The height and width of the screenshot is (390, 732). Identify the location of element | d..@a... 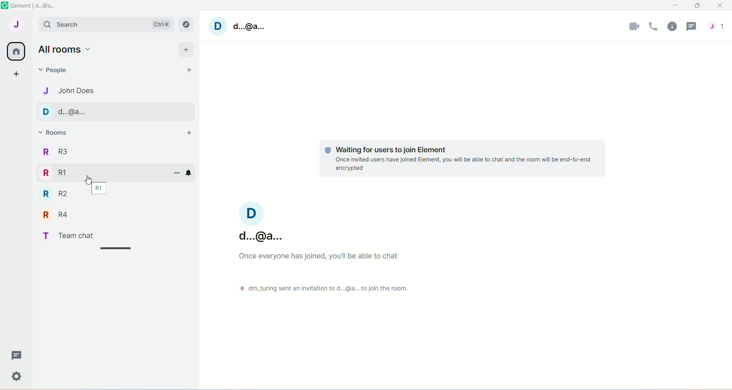
(34, 6).